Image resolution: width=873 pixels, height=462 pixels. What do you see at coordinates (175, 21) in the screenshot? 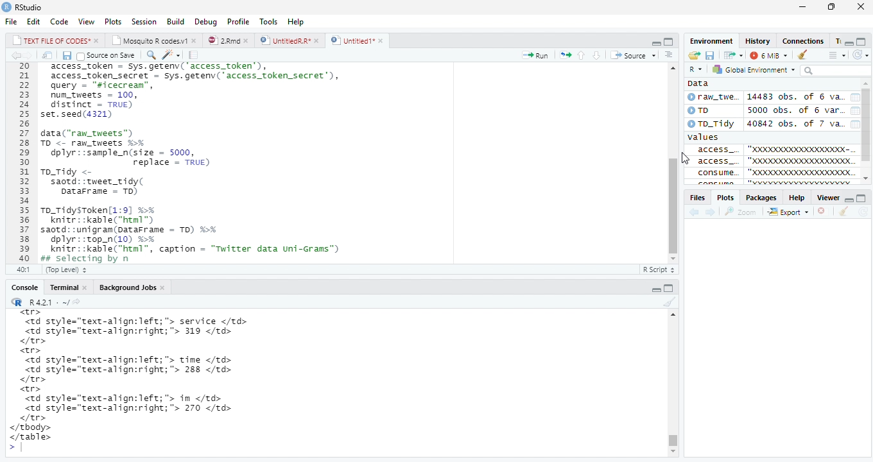
I see `Build` at bounding box center [175, 21].